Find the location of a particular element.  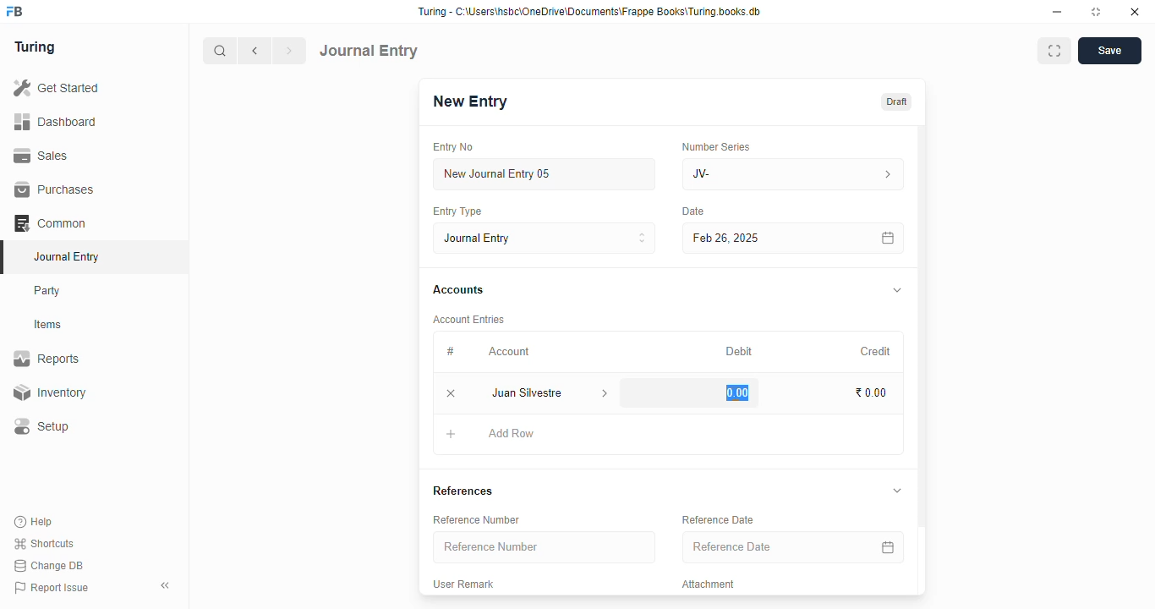

add row is located at coordinates (512, 433).